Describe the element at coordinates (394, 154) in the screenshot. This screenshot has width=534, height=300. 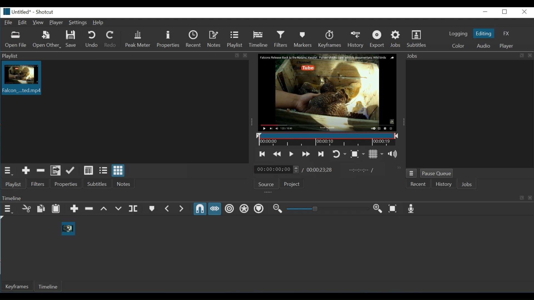
I see `show the volume control` at that location.